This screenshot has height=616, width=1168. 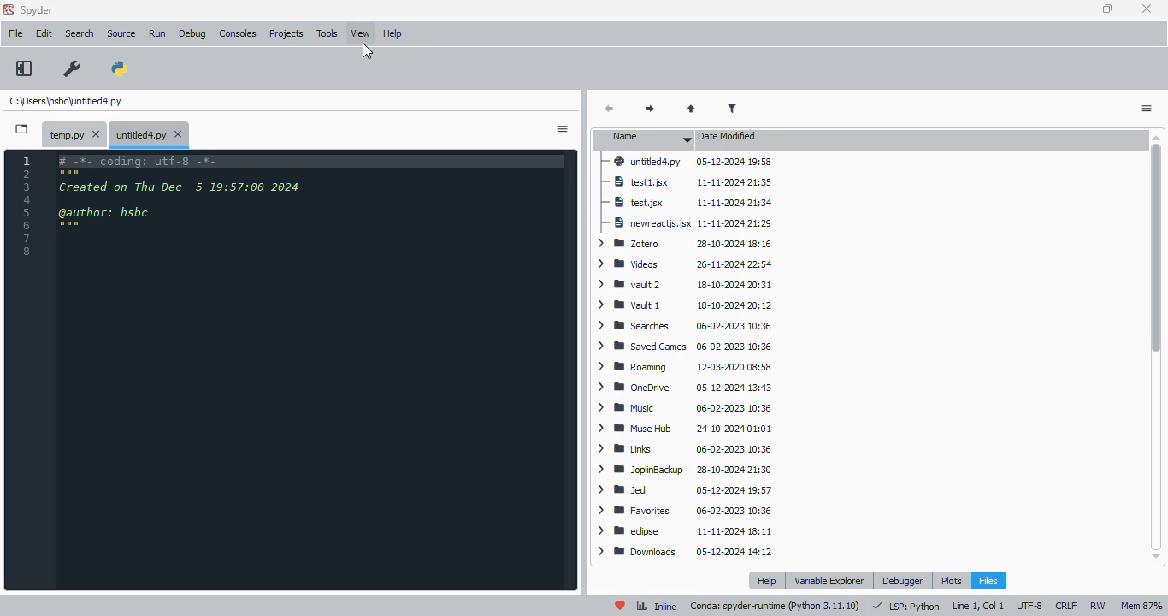 What do you see at coordinates (80, 33) in the screenshot?
I see `search` at bounding box center [80, 33].